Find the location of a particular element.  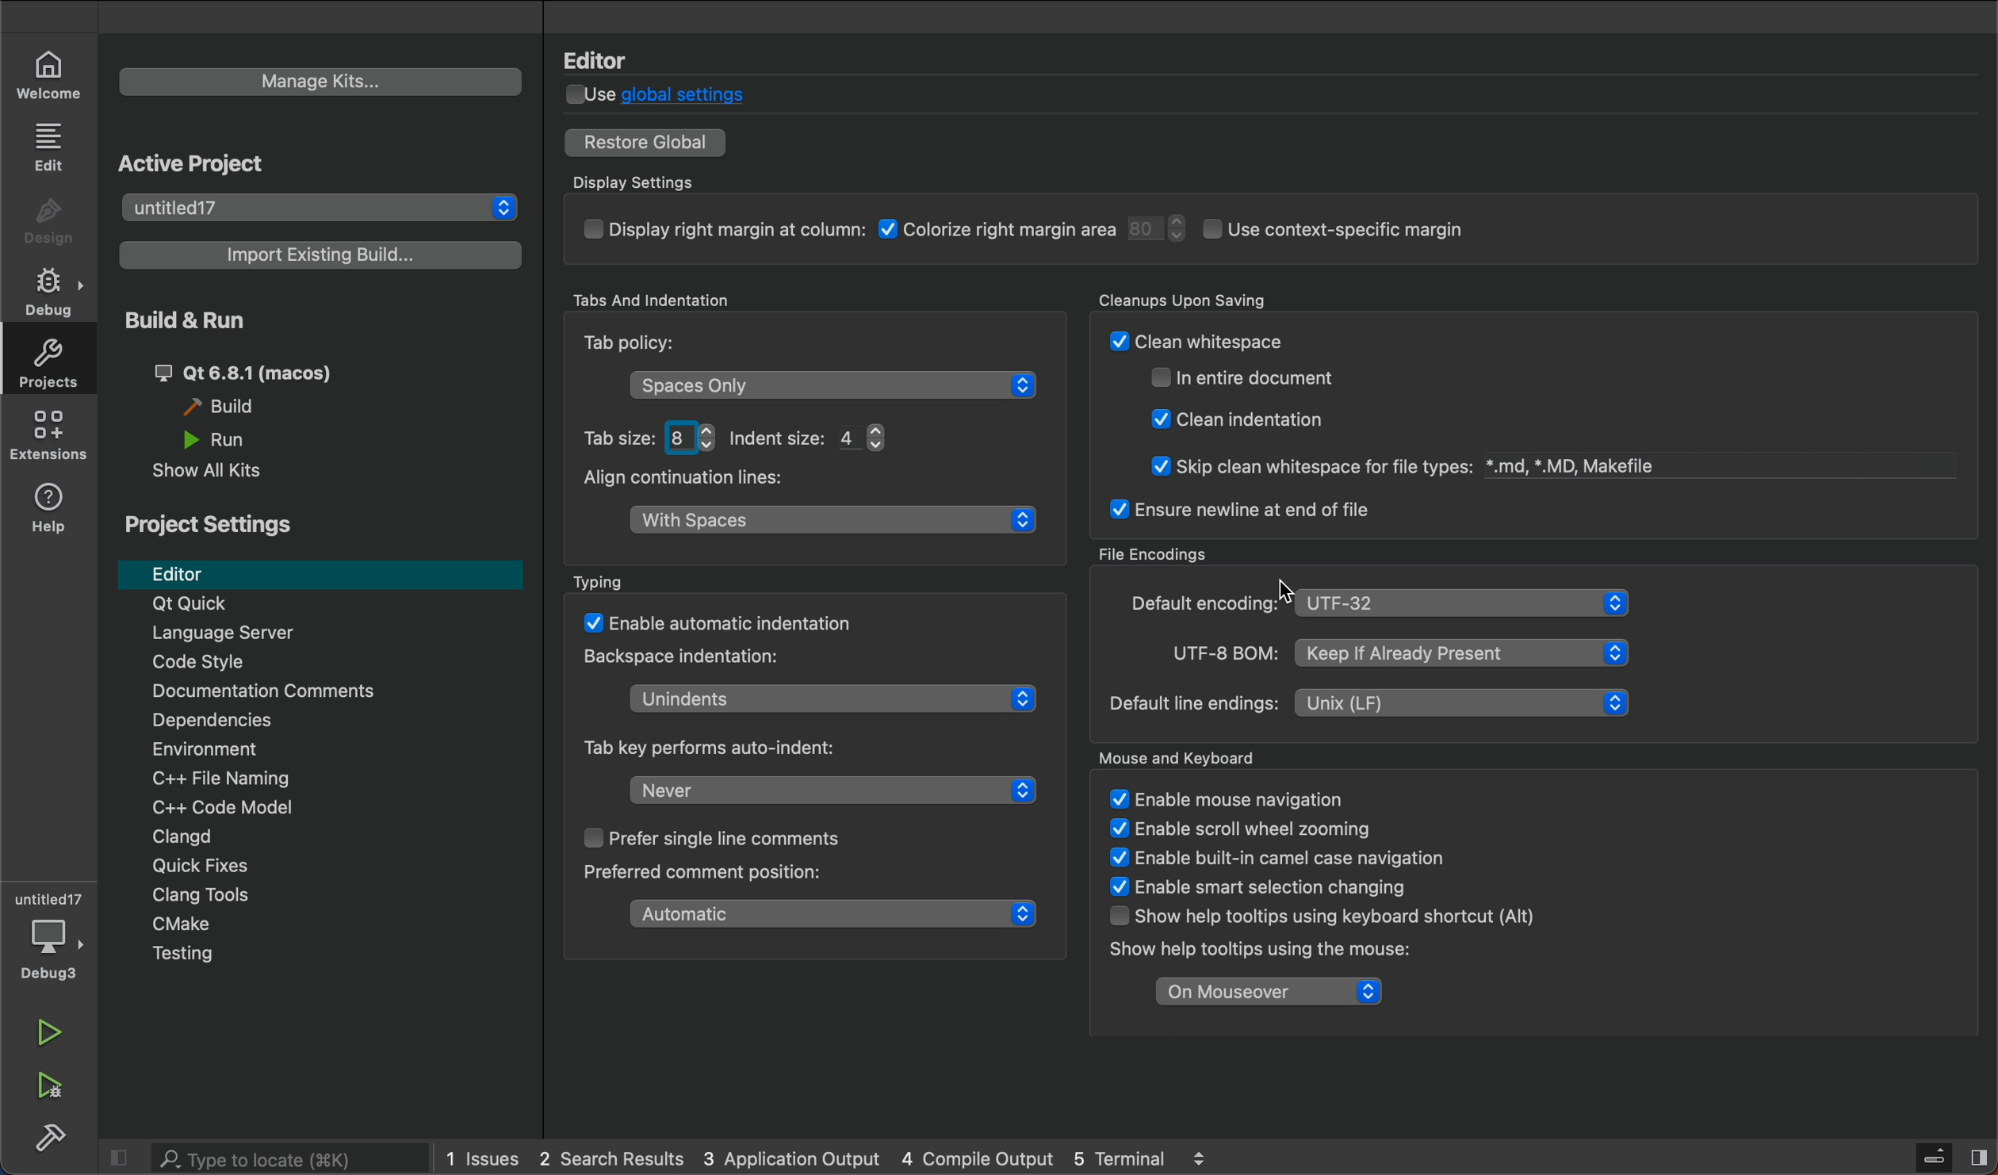

Dependencies  is located at coordinates (311, 721).